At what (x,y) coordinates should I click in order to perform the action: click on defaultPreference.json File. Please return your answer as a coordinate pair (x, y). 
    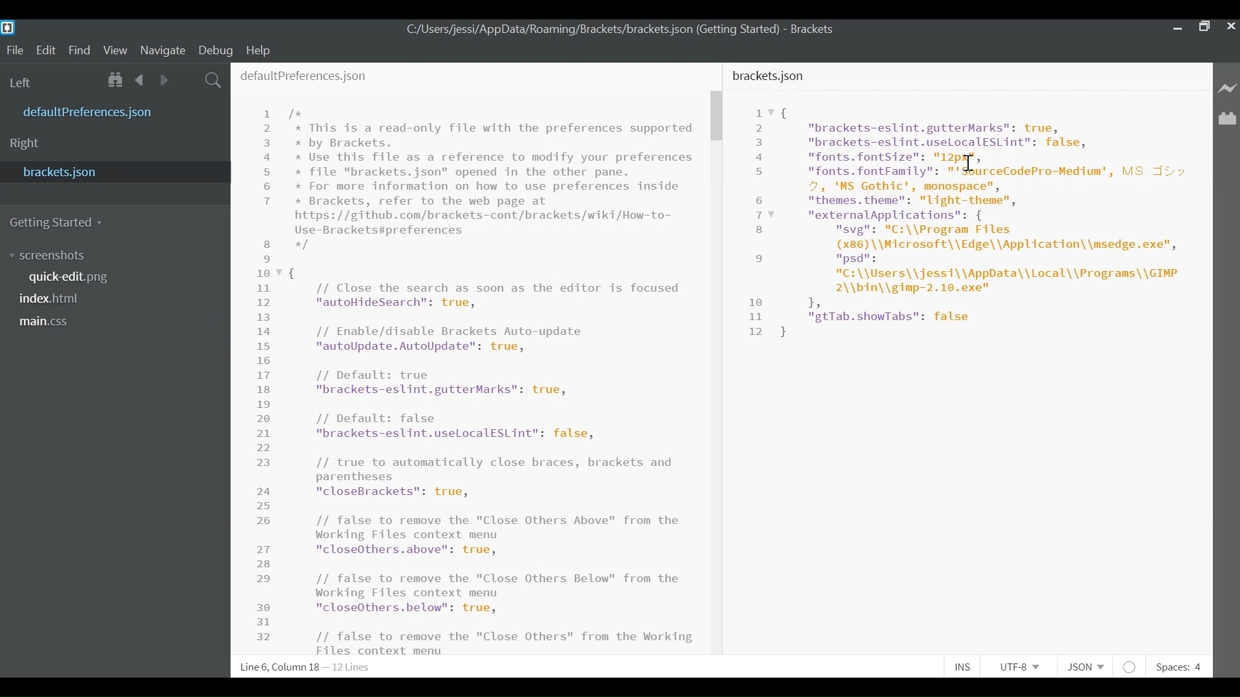
    Looking at the image, I should click on (92, 113).